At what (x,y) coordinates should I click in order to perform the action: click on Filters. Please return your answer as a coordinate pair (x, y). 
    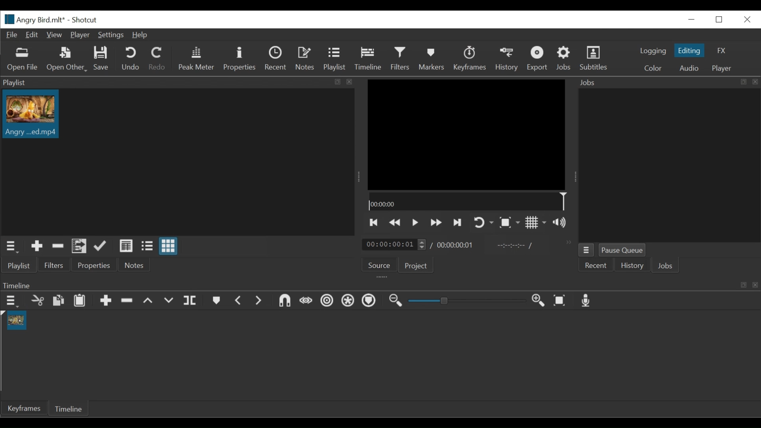
    Looking at the image, I should click on (55, 265).